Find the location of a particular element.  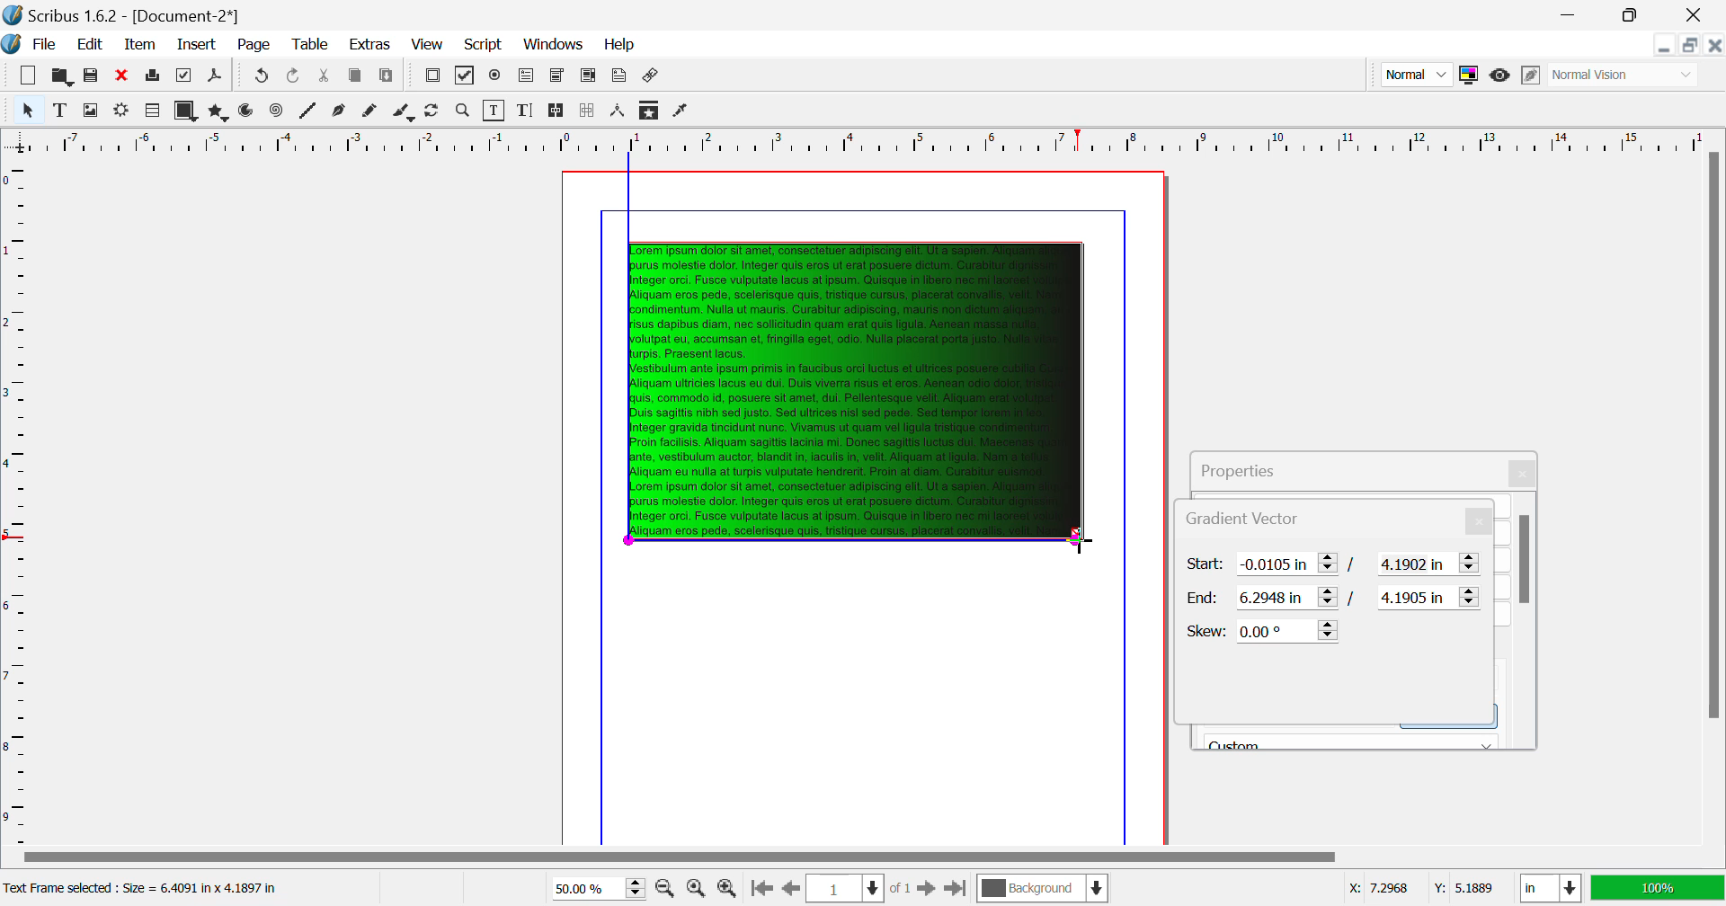

Scroll Bar is located at coordinates (1526, 620).